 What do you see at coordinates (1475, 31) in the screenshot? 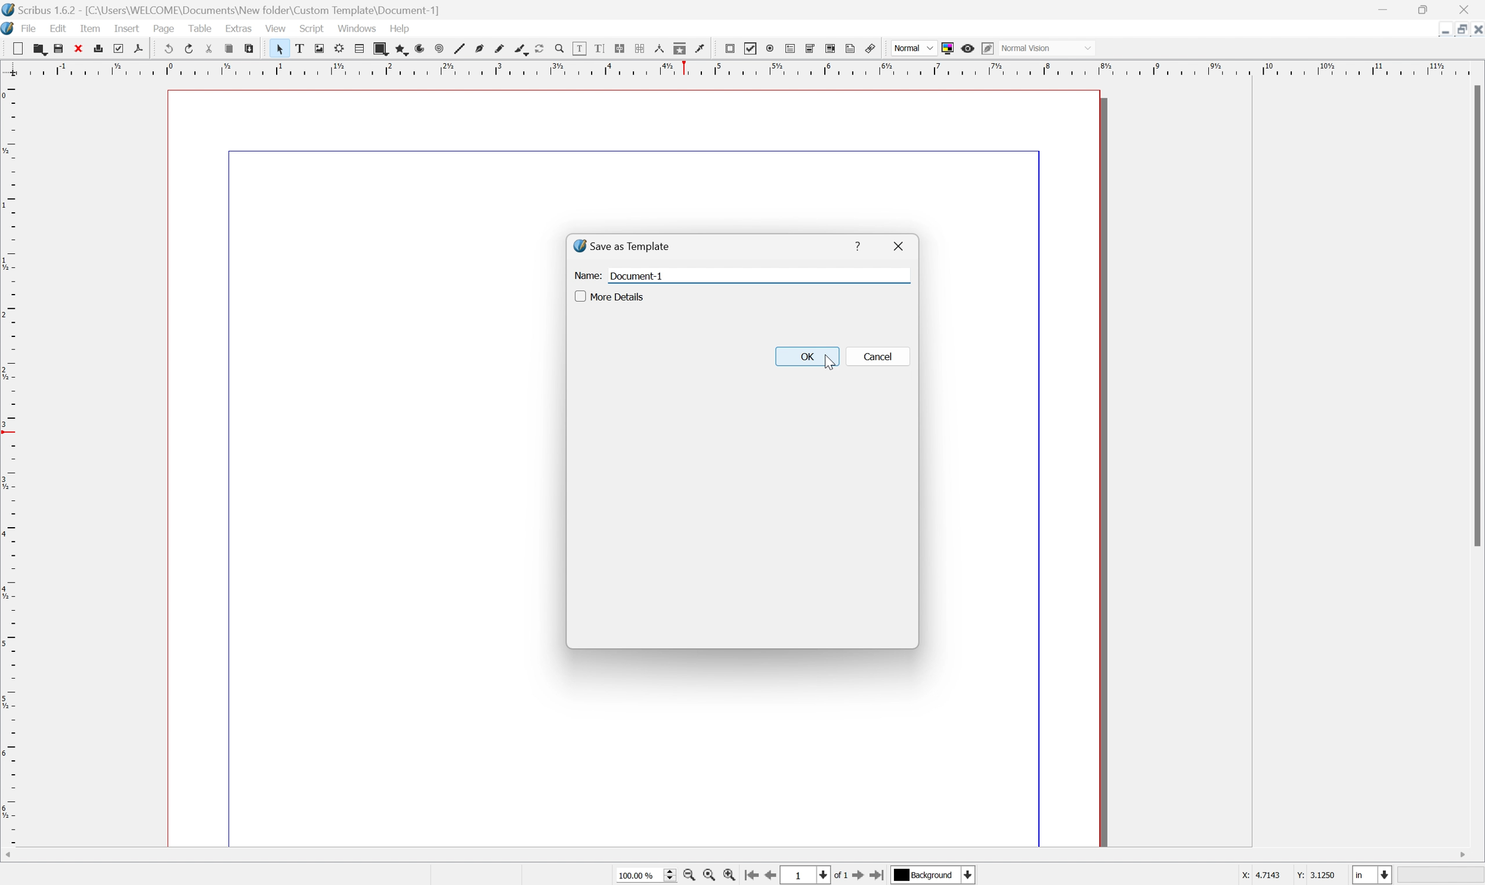
I see `Close` at bounding box center [1475, 31].